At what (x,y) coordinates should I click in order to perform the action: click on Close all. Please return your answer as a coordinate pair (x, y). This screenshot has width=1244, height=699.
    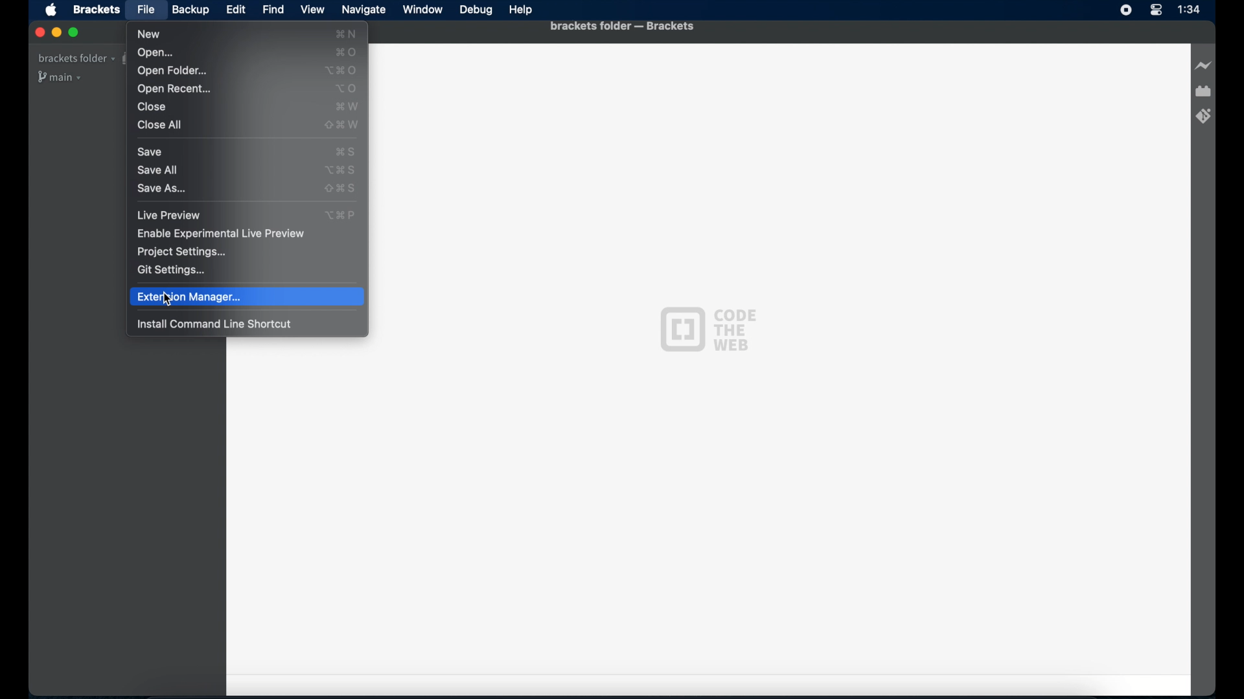
    Looking at the image, I should click on (161, 125).